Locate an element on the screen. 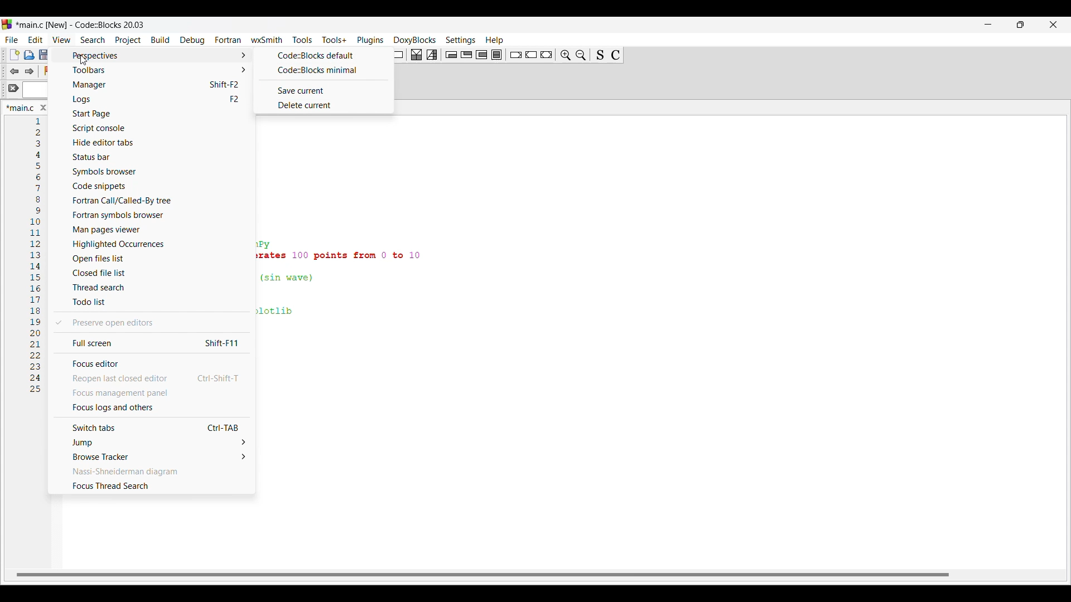 The height and width of the screenshot is (602, 1071). Toolbar options is located at coordinates (155, 70).